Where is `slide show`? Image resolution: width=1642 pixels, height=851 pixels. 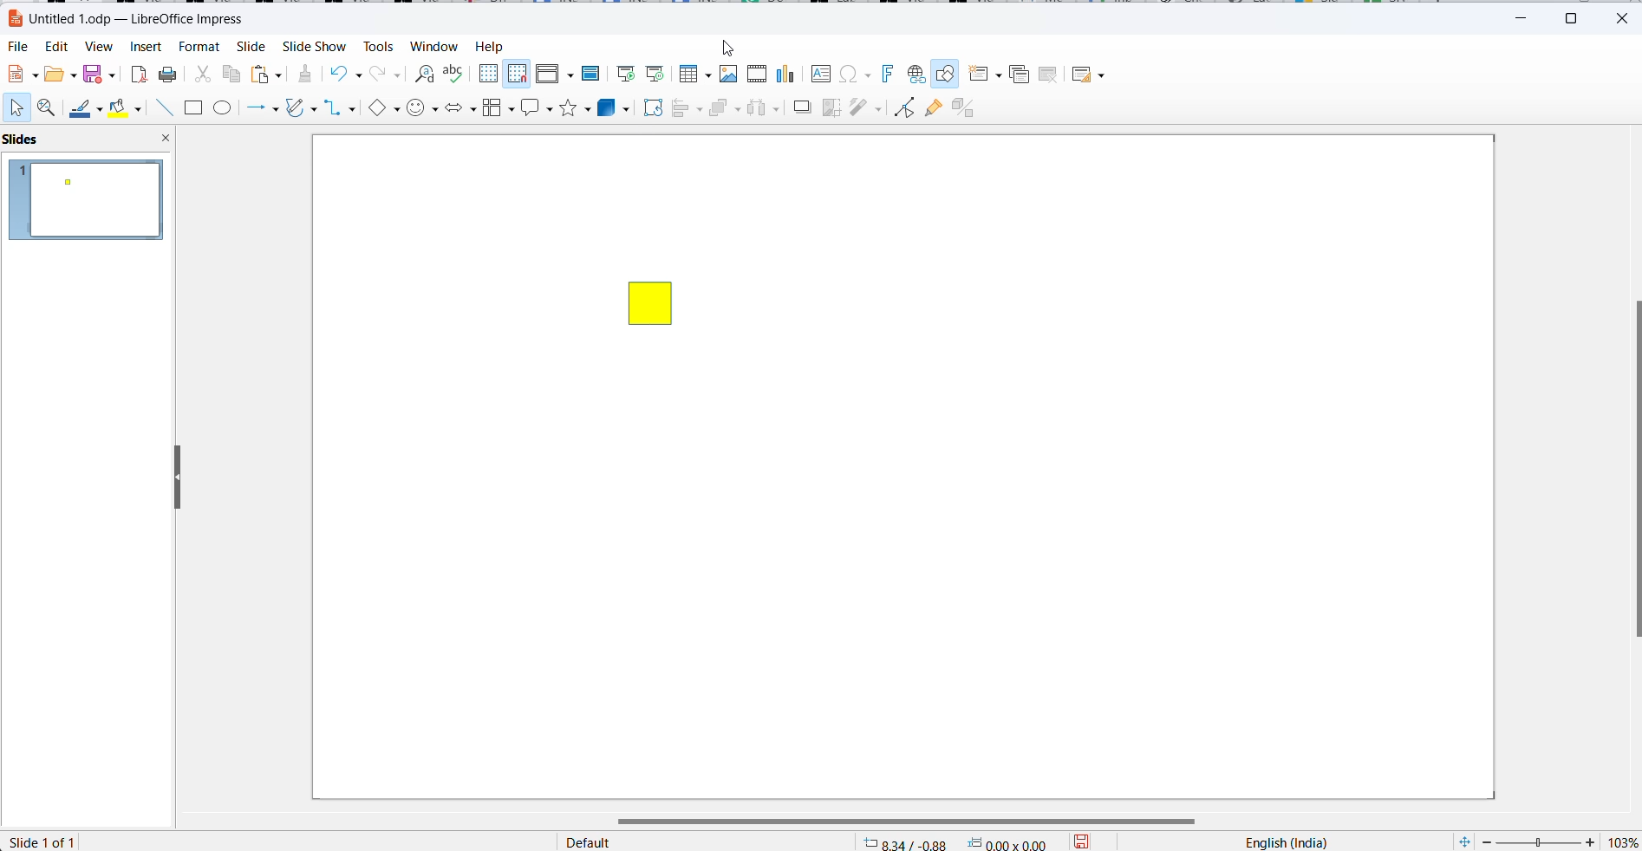
slide show is located at coordinates (313, 48).